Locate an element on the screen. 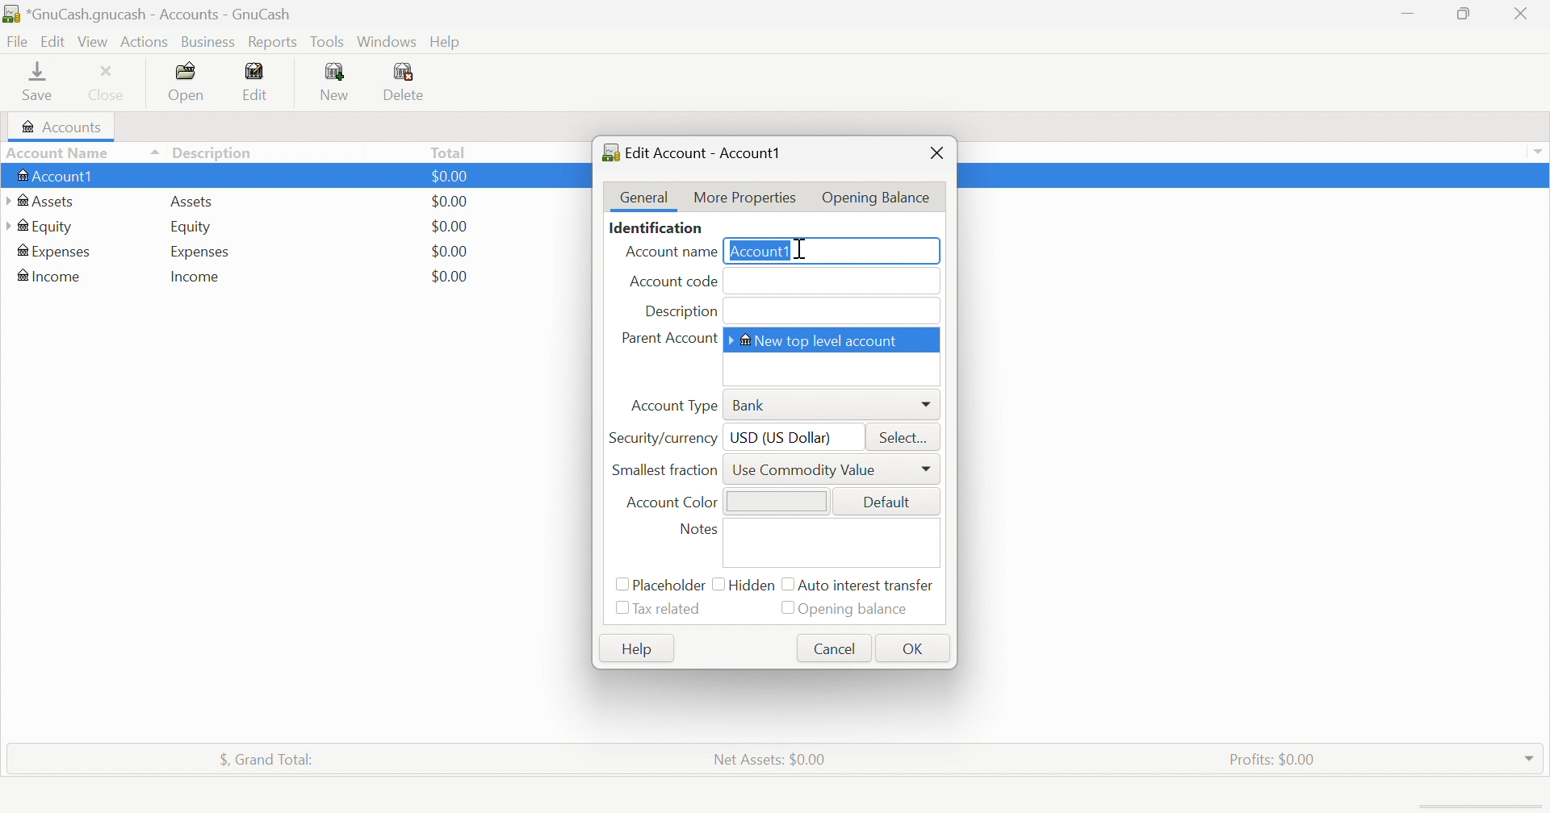 This screenshot has height=813, width=1550. Edit is located at coordinates (52, 41).